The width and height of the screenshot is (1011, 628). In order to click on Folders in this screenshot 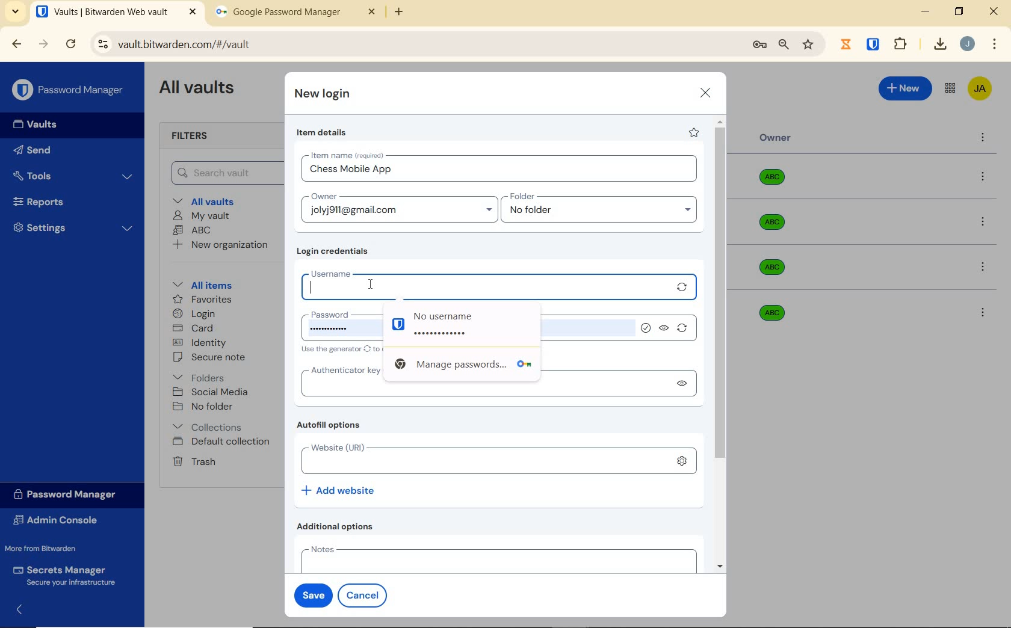, I will do `click(201, 375)`.